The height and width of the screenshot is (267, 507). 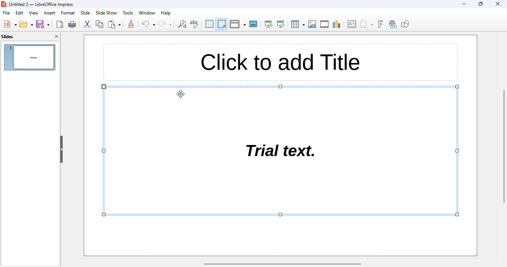 What do you see at coordinates (268, 24) in the screenshot?
I see `start from first slide` at bounding box center [268, 24].